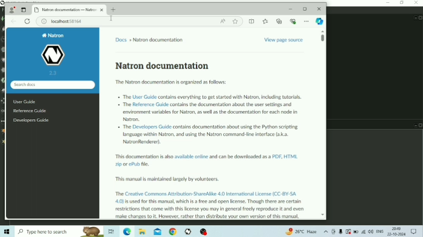 This screenshot has width=423, height=237. What do you see at coordinates (12, 10) in the screenshot?
I see `Account` at bounding box center [12, 10].